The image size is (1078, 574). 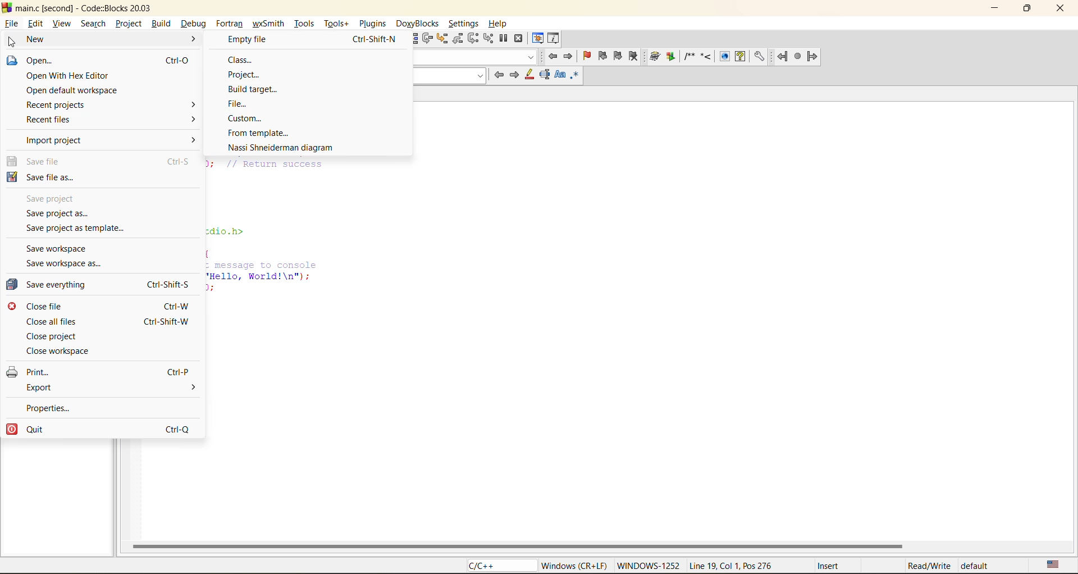 What do you see at coordinates (336, 24) in the screenshot?
I see `tools+` at bounding box center [336, 24].